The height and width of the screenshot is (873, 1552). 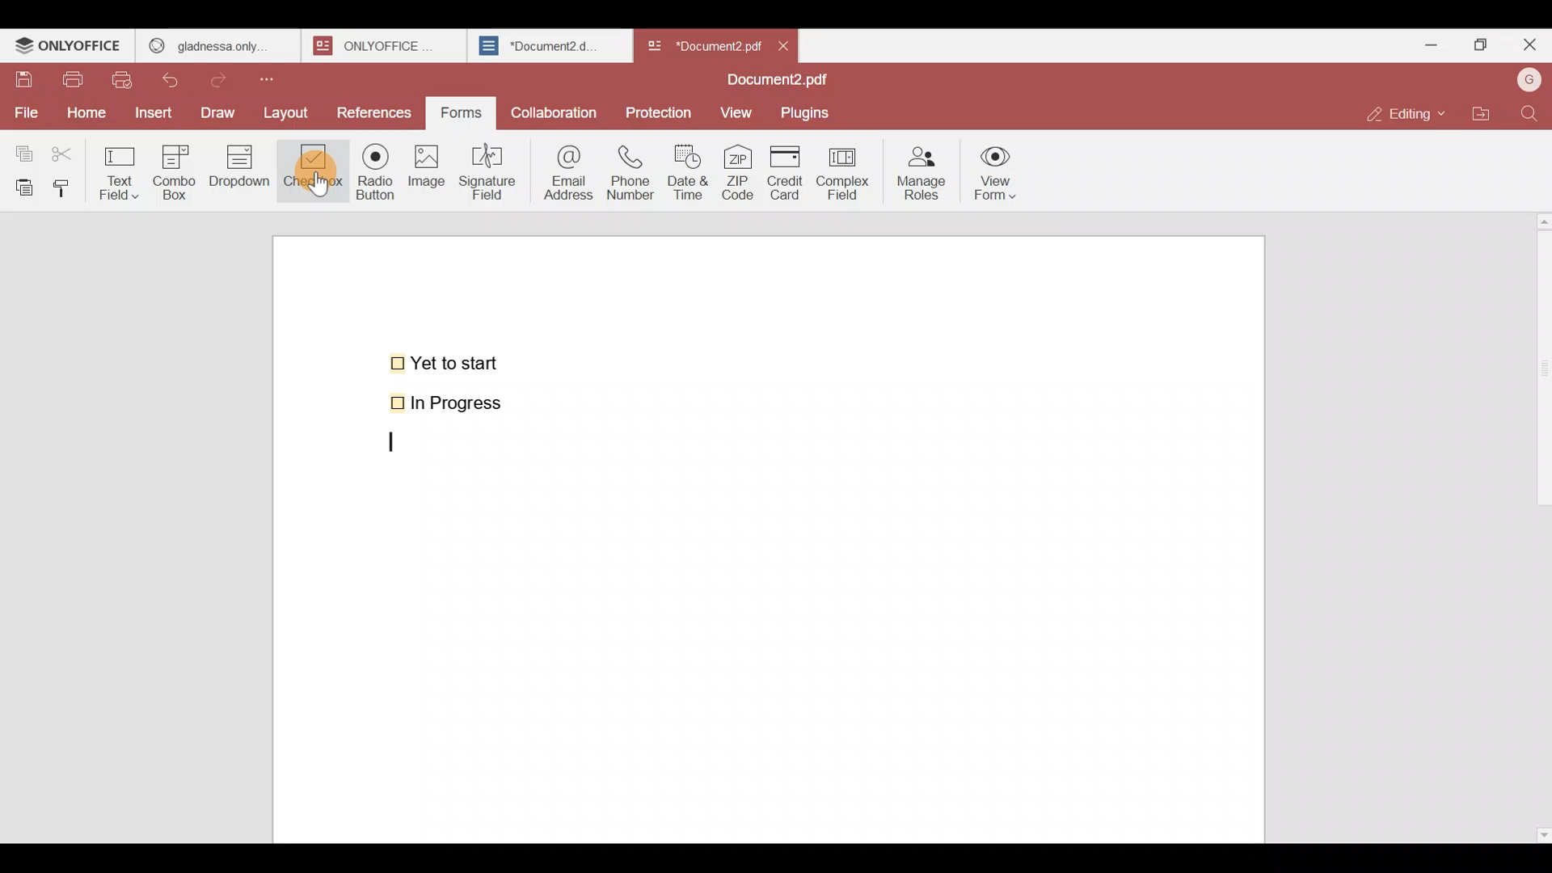 I want to click on View, so click(x=739, y=112).